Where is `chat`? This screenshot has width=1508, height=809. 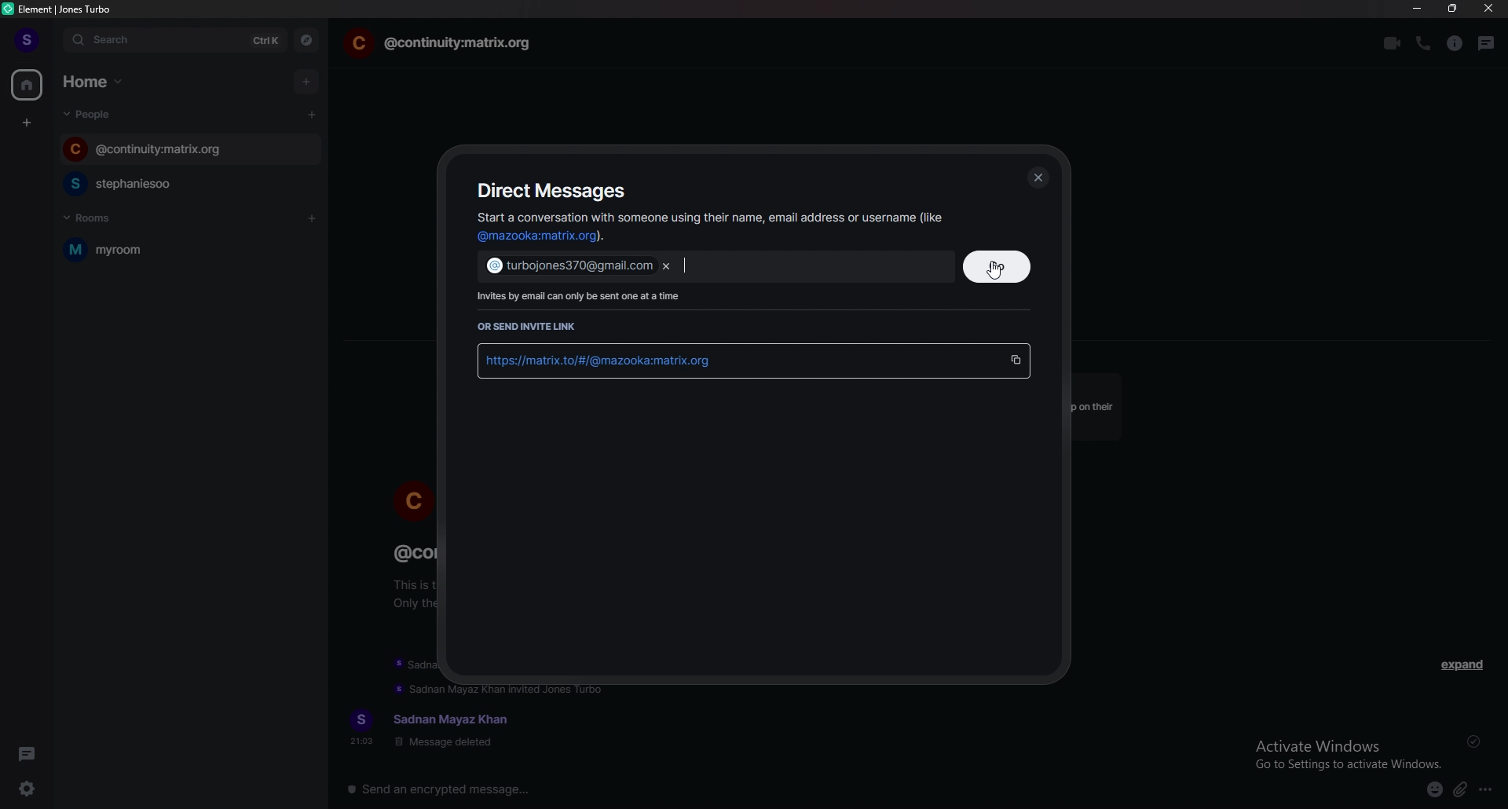
chat is located at coordinates (440, 44).